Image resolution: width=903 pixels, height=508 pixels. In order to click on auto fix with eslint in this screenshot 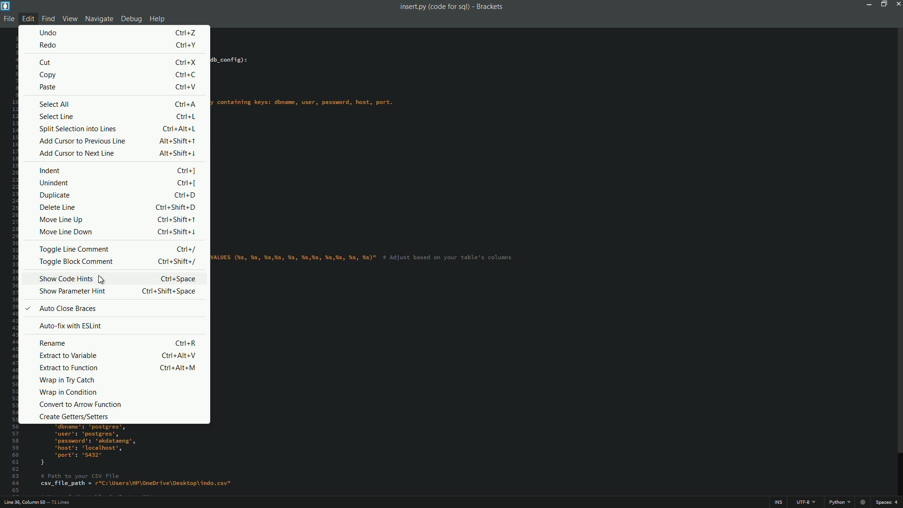, I will do `click(69, 325)`.